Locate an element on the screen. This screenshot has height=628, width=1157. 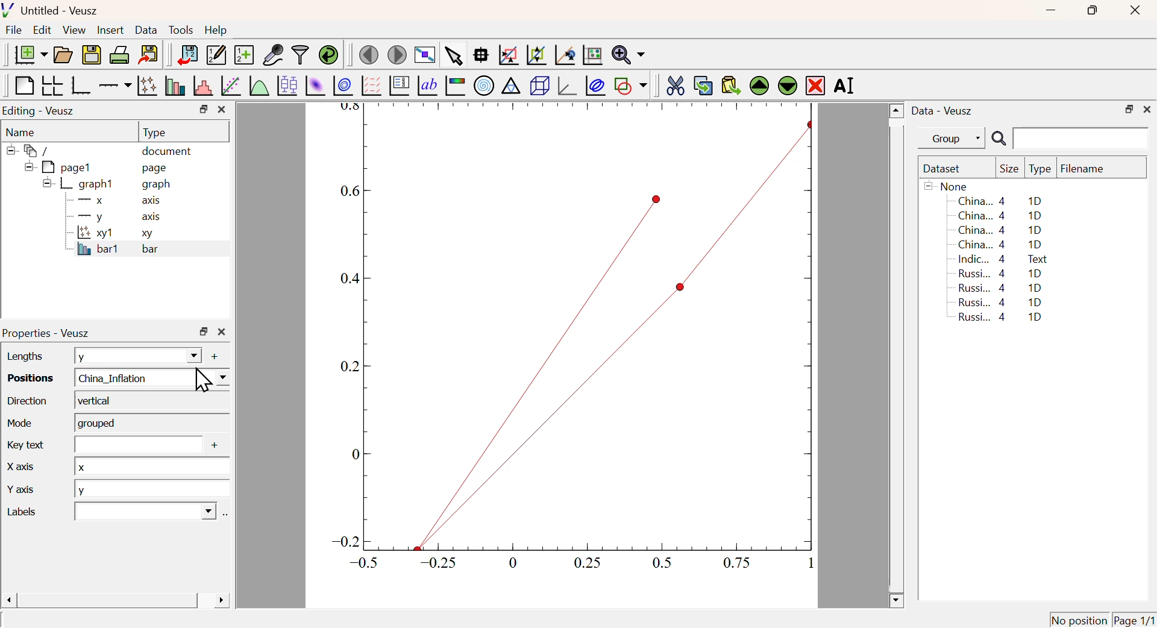
Y axis is located at coordinates (27, 491).